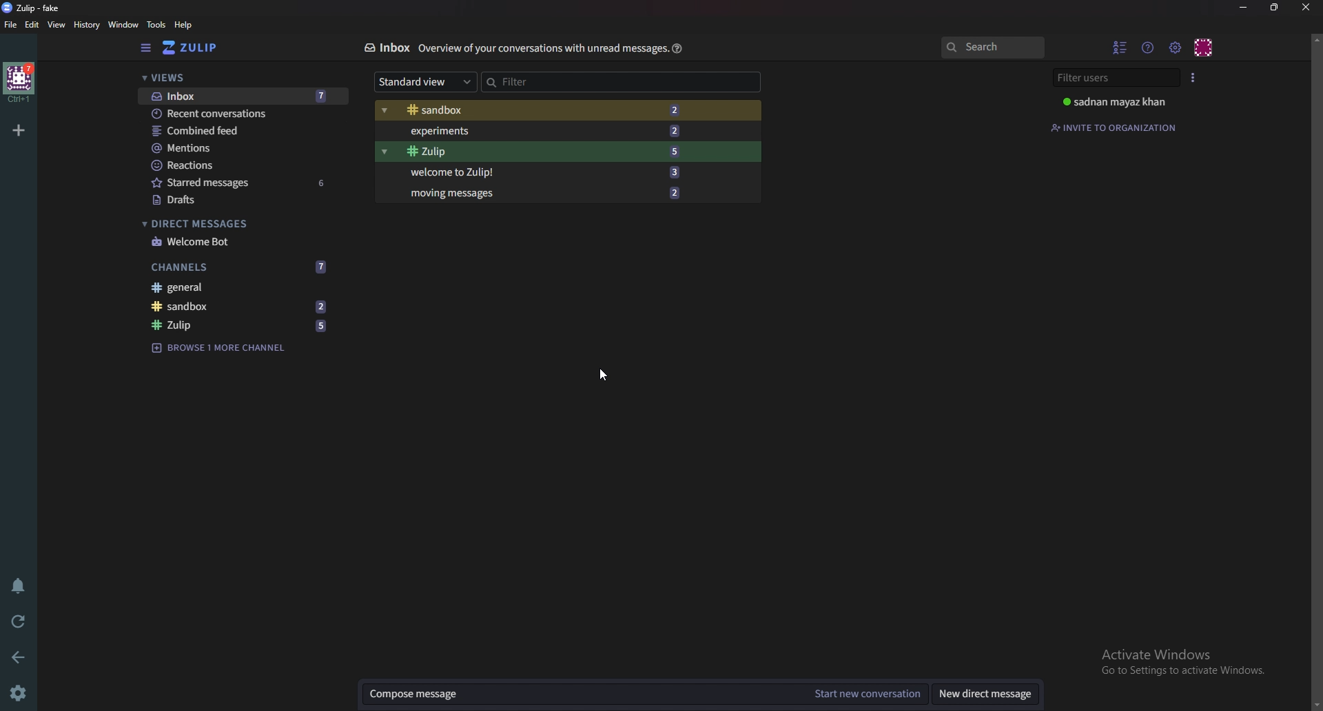 The width and height of the screenshot is (1323, 711). Describe the element at coordinates (1122, 101) in the screenshot. I see `User` at that location.